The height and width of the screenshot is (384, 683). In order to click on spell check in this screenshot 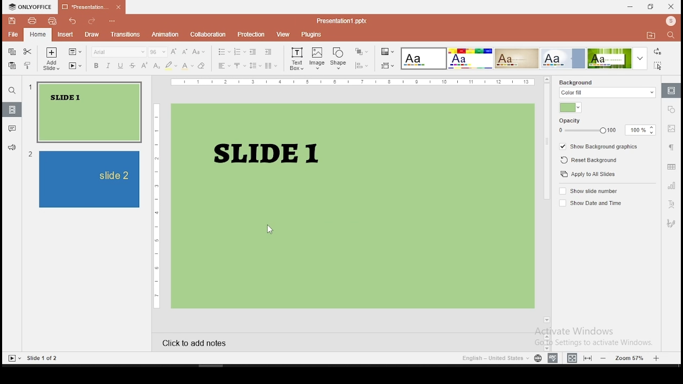, I will do `click(553, 357)`.